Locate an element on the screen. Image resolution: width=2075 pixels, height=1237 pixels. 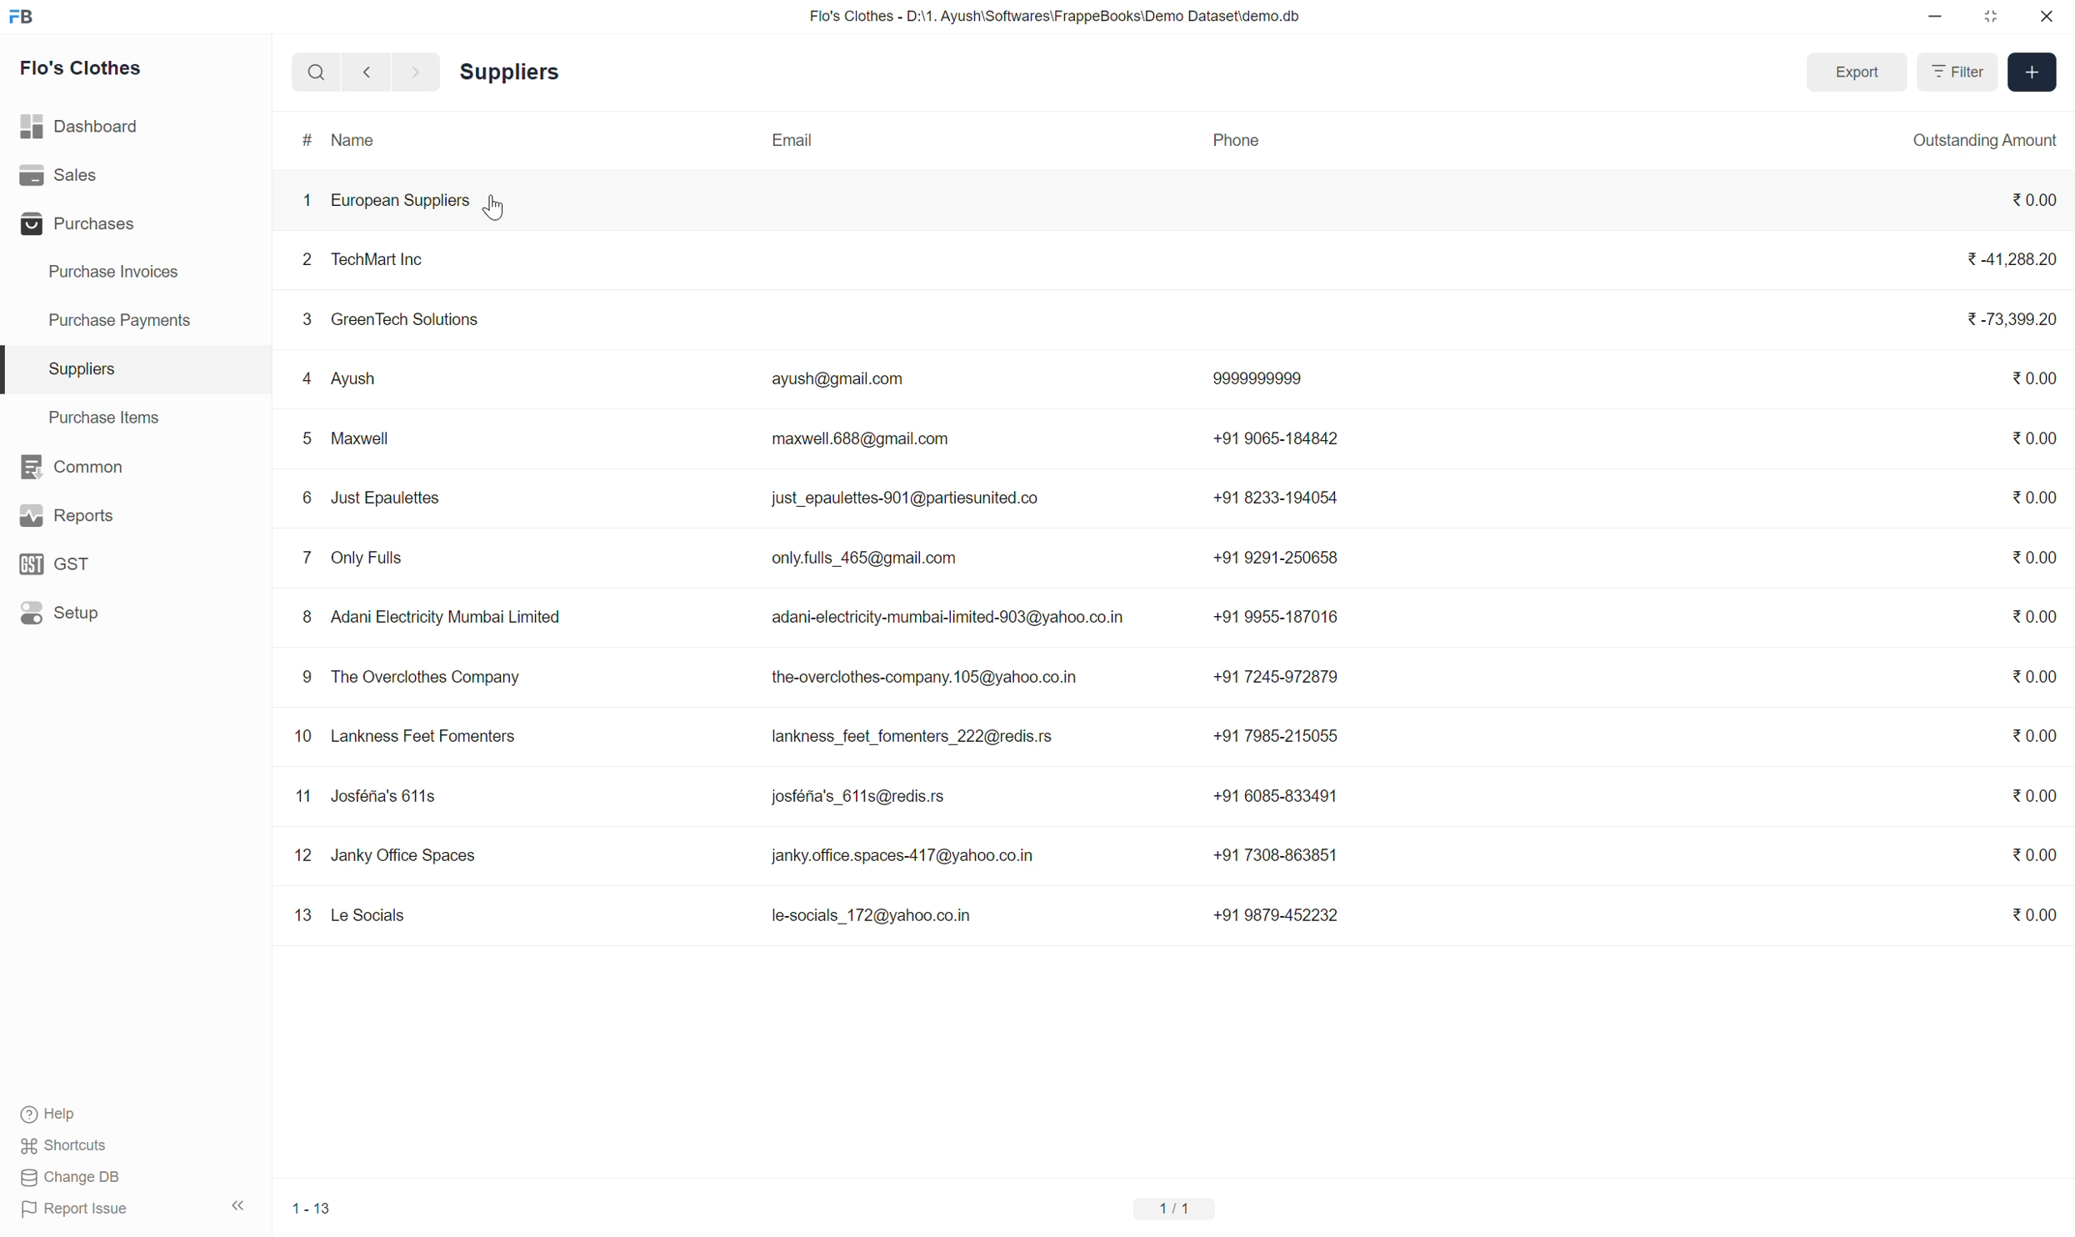
Purchase Invoices is located at coordinates (108, 266).